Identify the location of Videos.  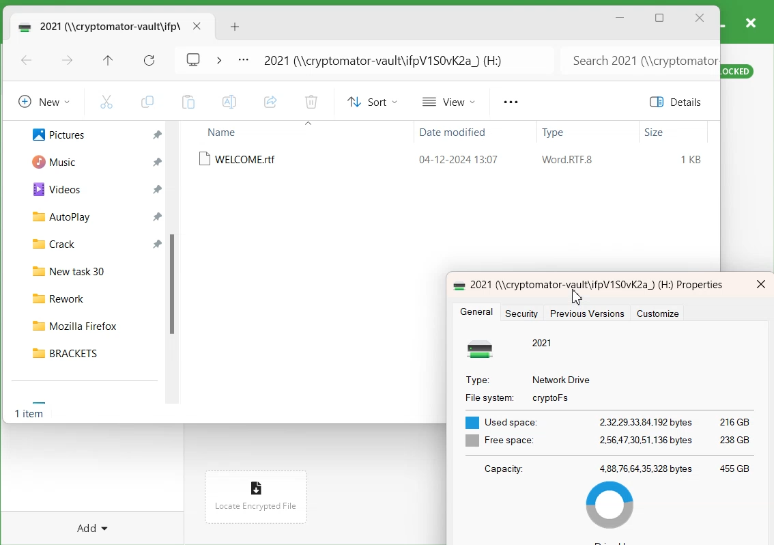
(51, 188).